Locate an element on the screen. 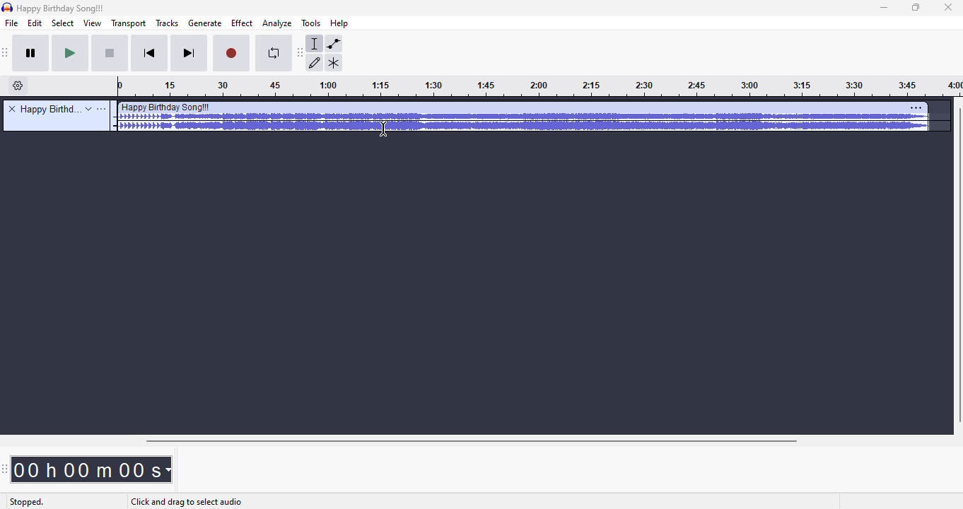  tools is located at coordinates (310, 23).